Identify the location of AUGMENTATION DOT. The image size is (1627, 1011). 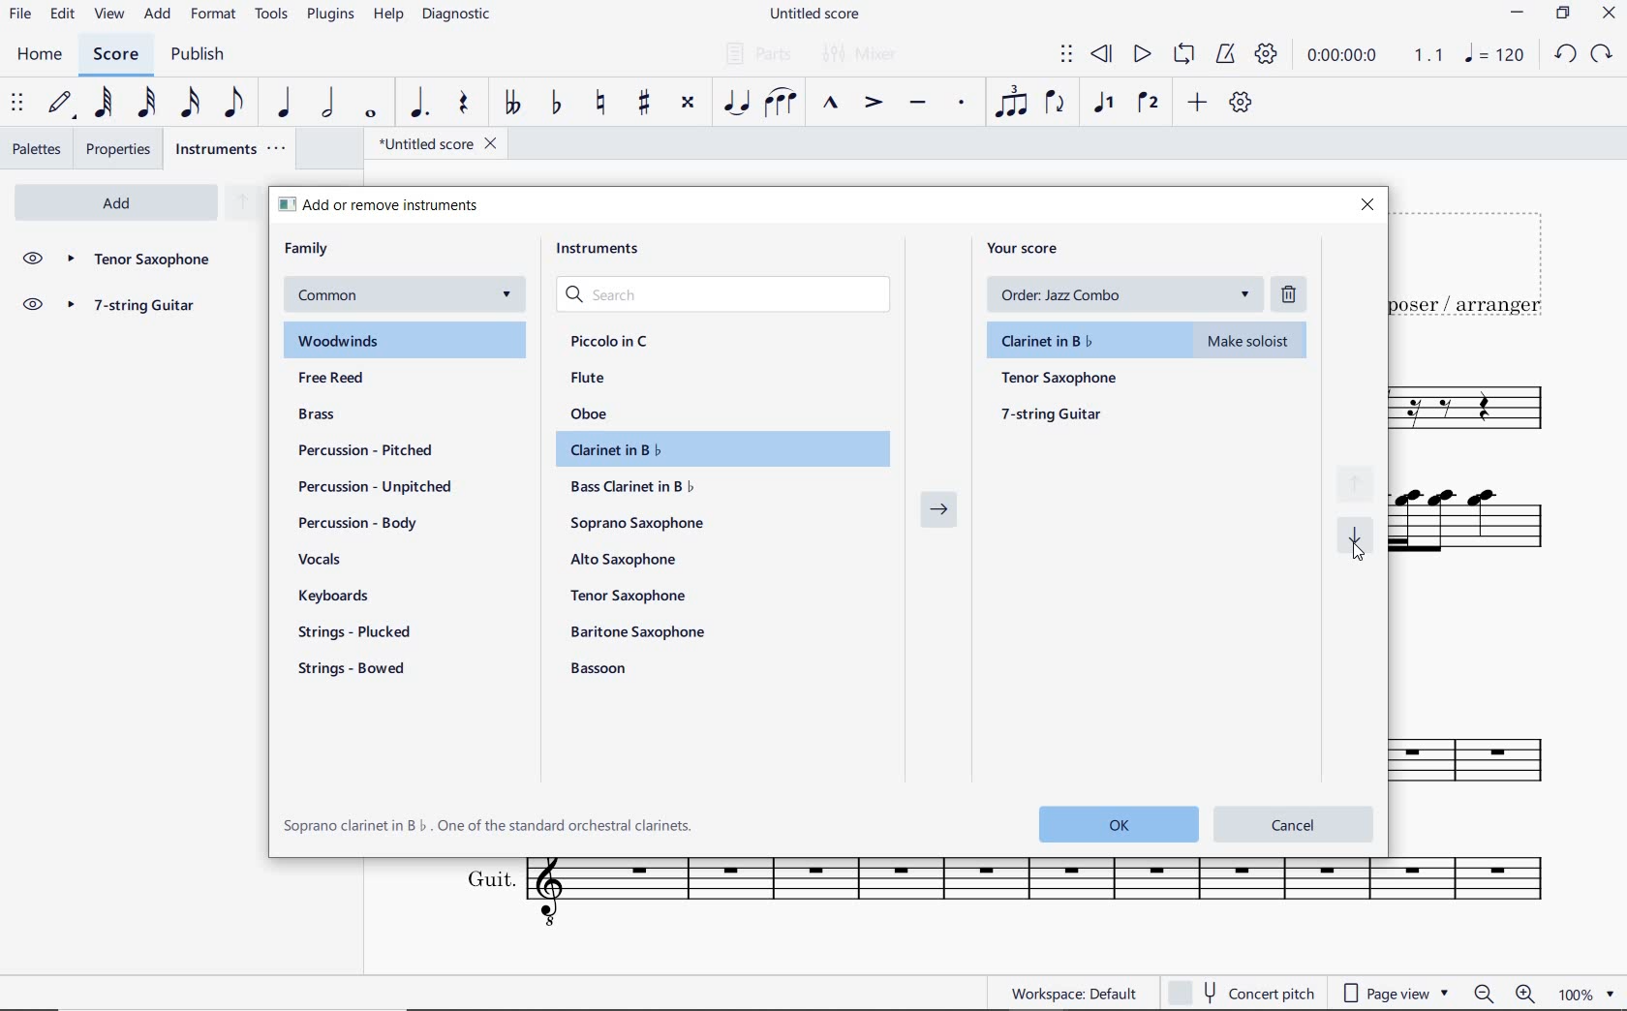
(420, 104).